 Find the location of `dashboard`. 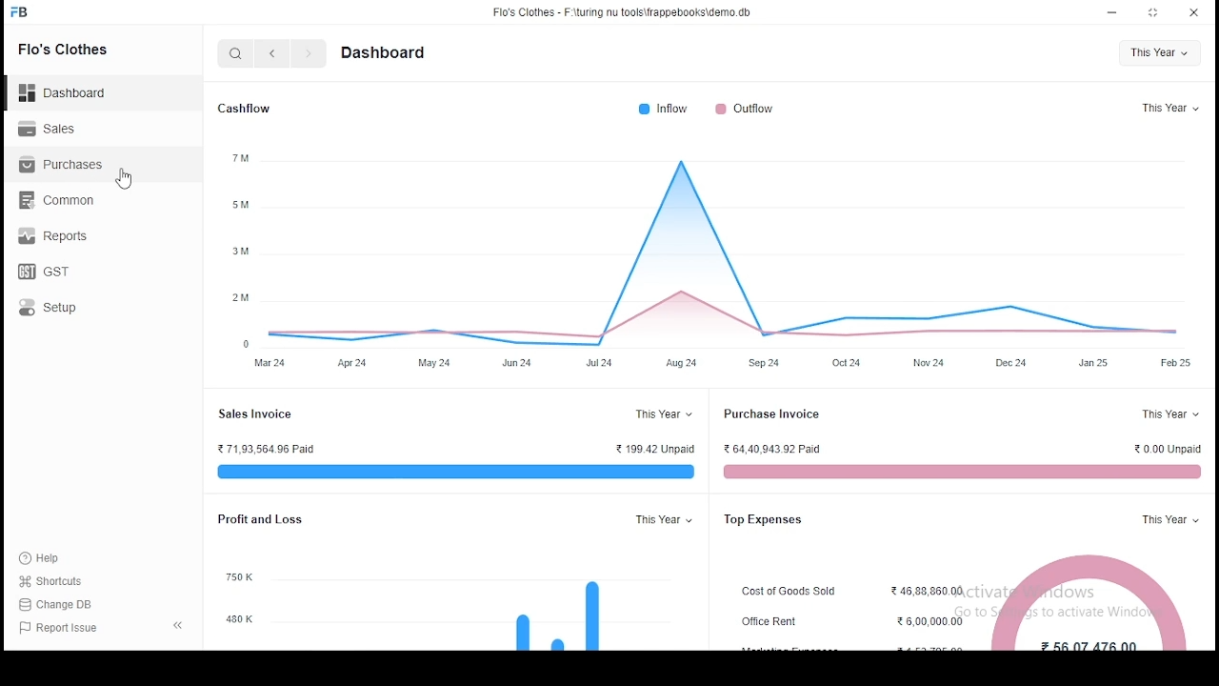

dashboard is located at coordinates (385, 52).